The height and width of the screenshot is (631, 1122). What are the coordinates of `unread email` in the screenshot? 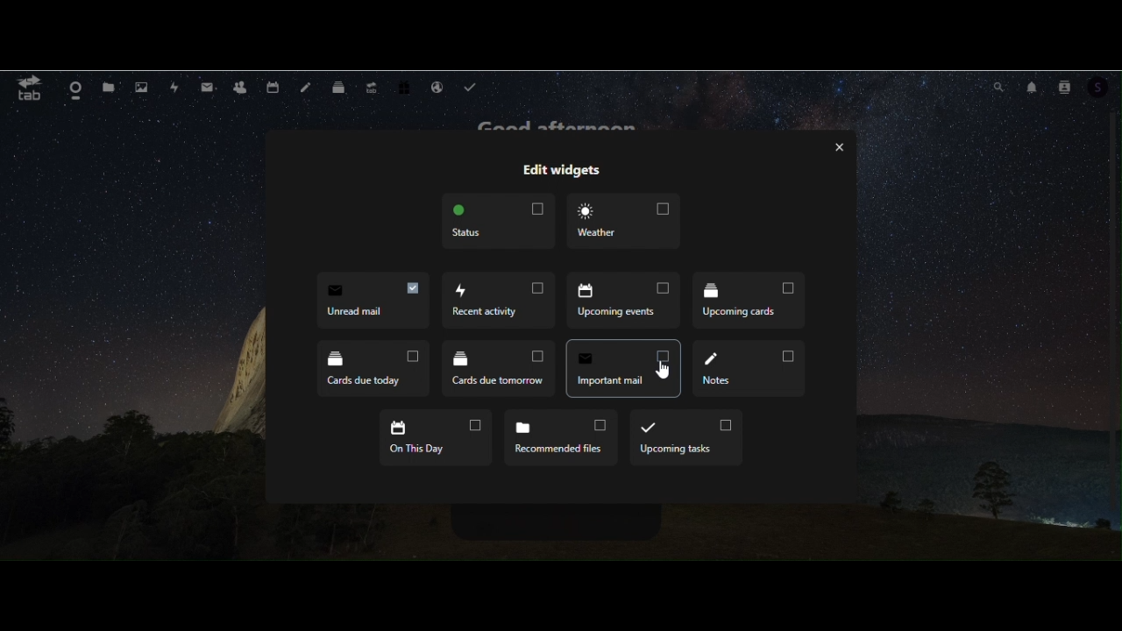 It's located at (624, 367).